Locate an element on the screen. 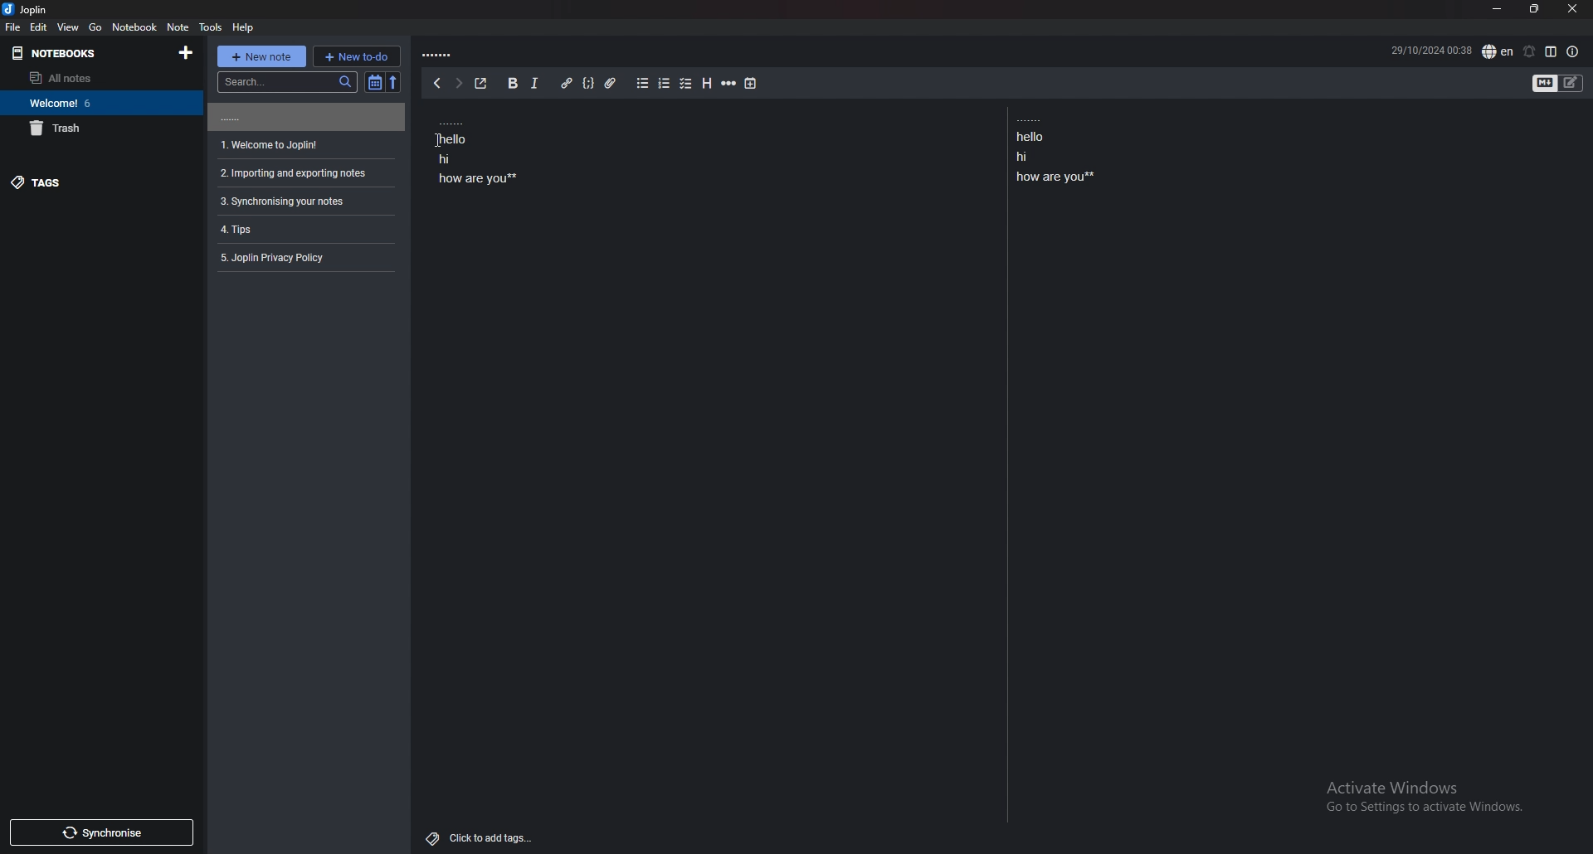 This screenshot has width=1593, height=854. new note is located at coordinates (260, 56).